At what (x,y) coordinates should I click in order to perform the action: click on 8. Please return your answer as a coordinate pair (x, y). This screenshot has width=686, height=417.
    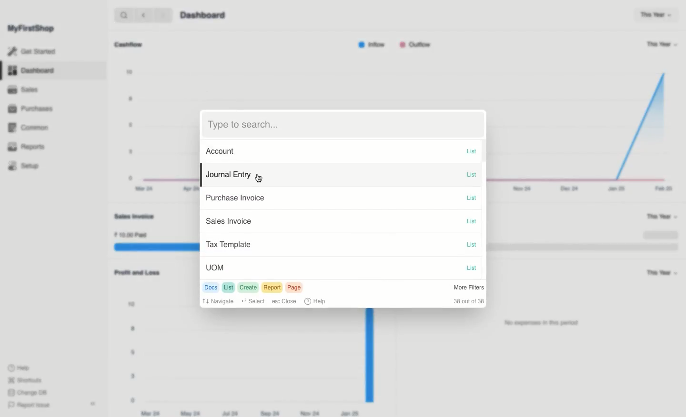
    Looking at the image, I should click on (131, 98).